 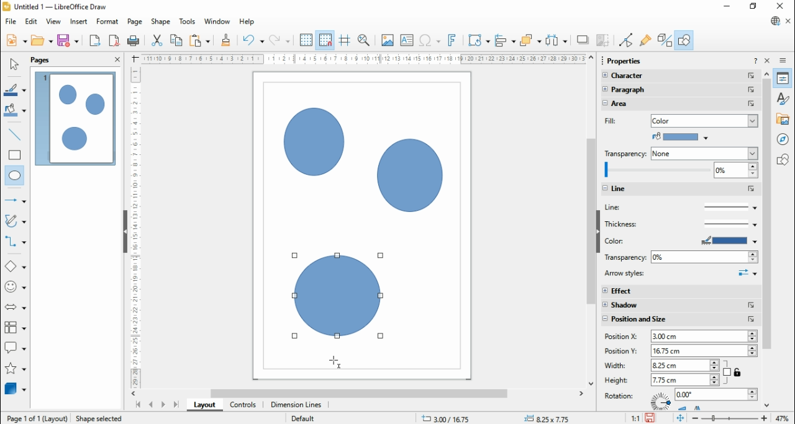 I want to click on first page, so click(x=137, y=405).